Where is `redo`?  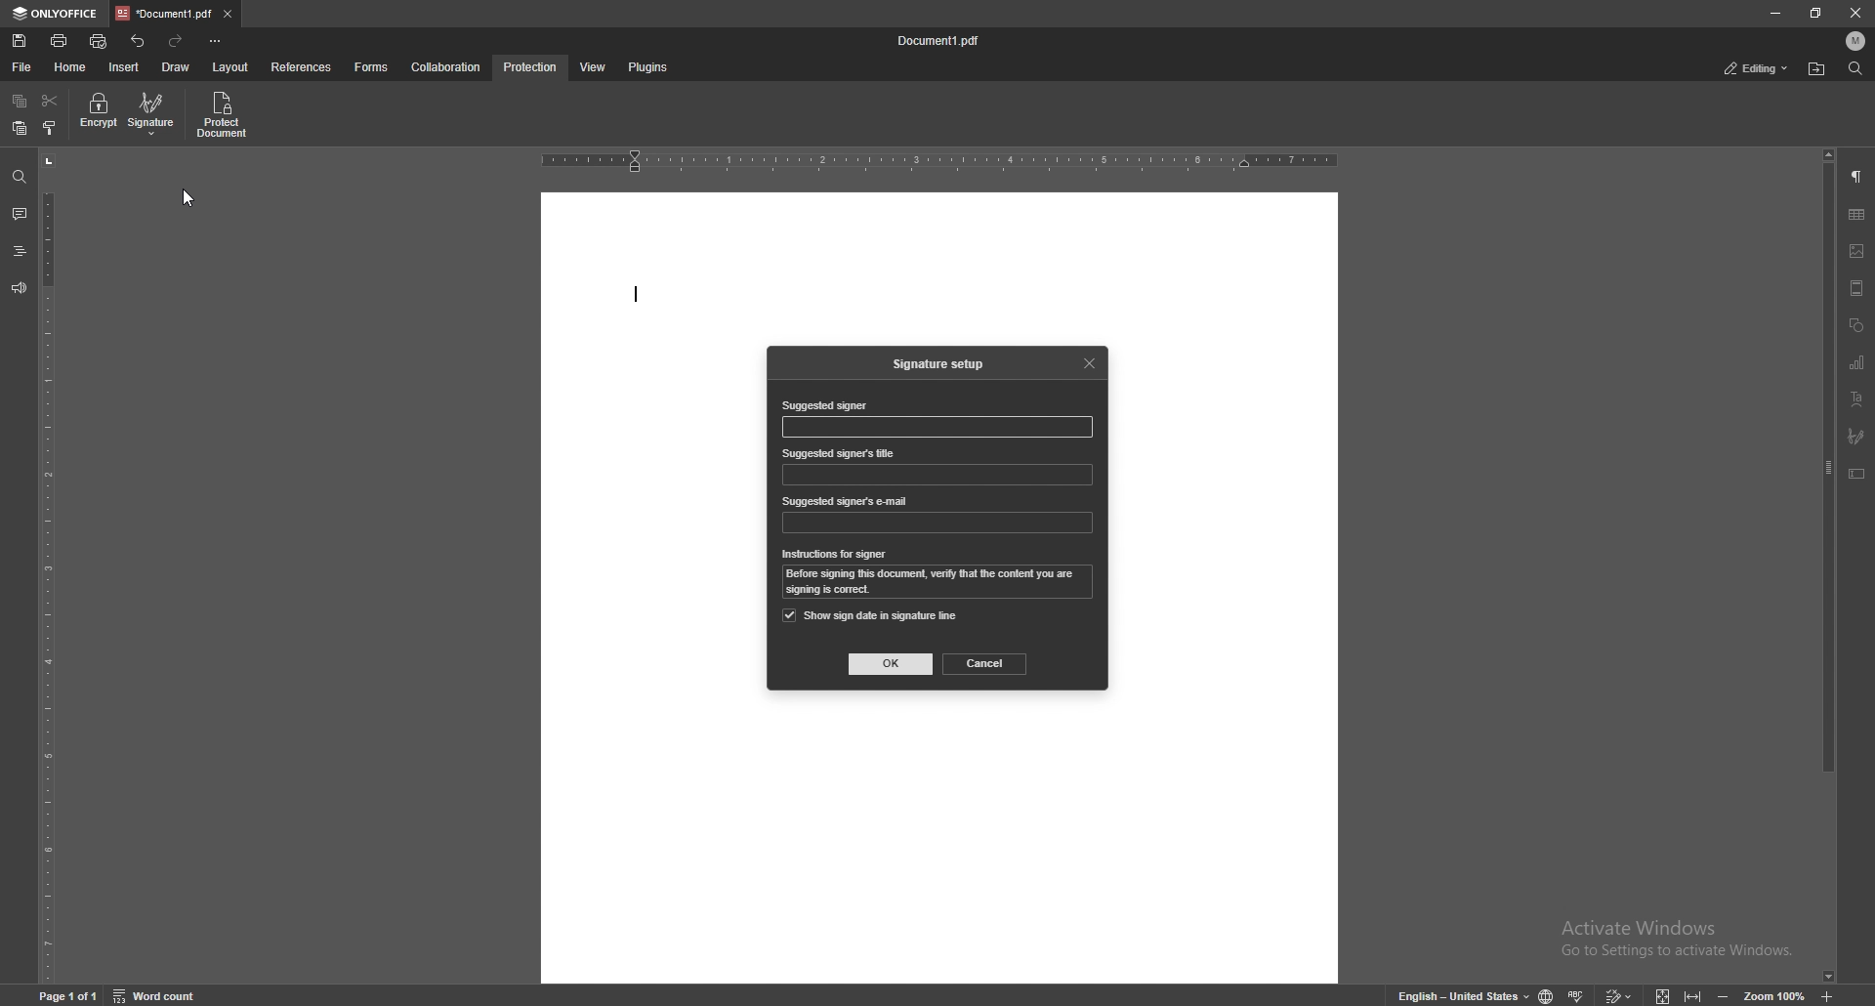
redo is located at coordinates (177, 41).